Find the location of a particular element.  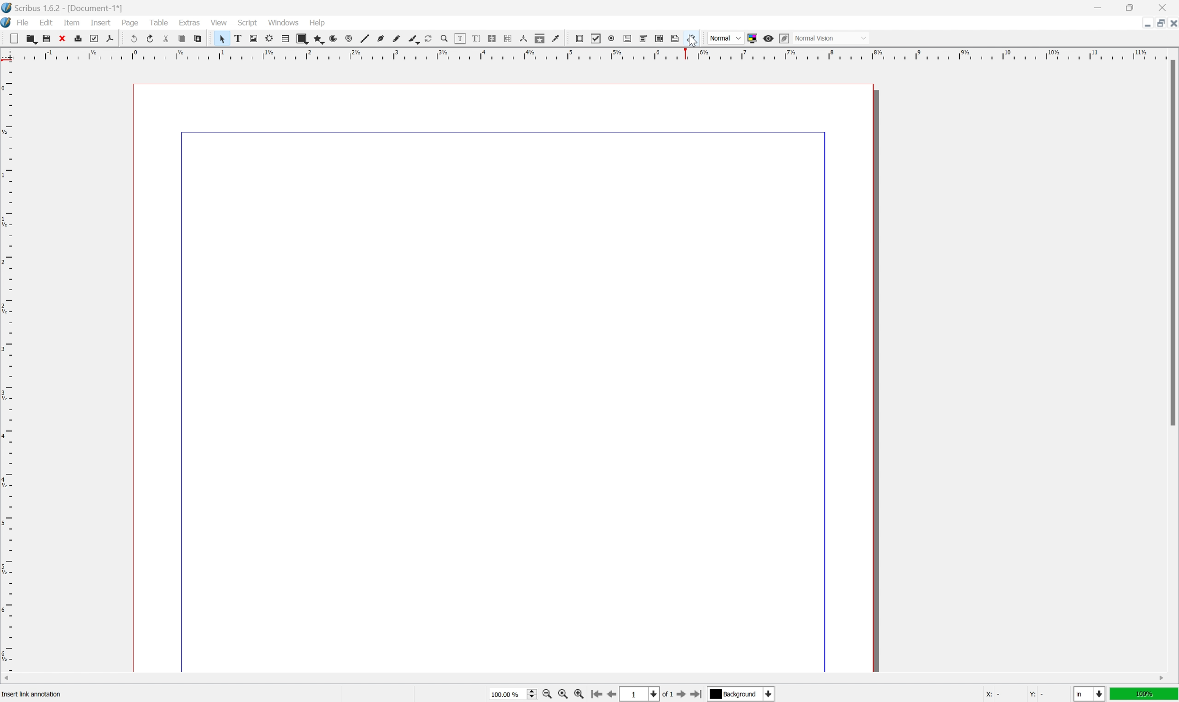

paste is located at coordinates (197, 38).